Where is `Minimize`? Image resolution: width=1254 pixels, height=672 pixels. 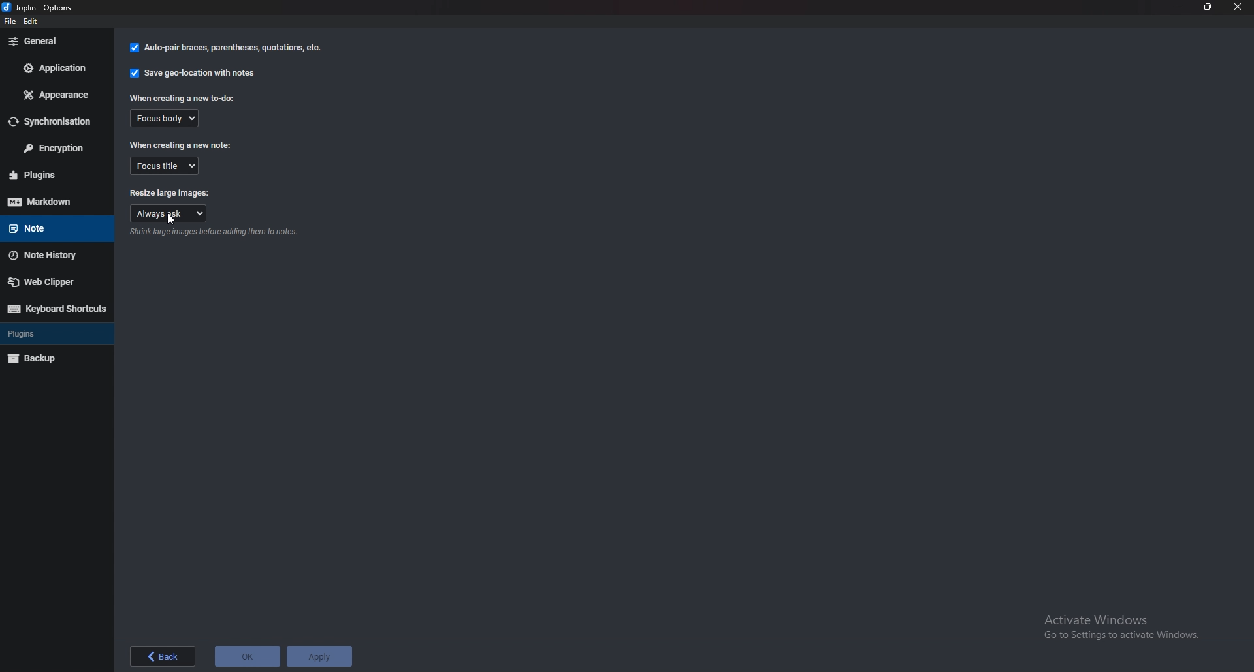 Minimize is located at coordinates (1180, 7).